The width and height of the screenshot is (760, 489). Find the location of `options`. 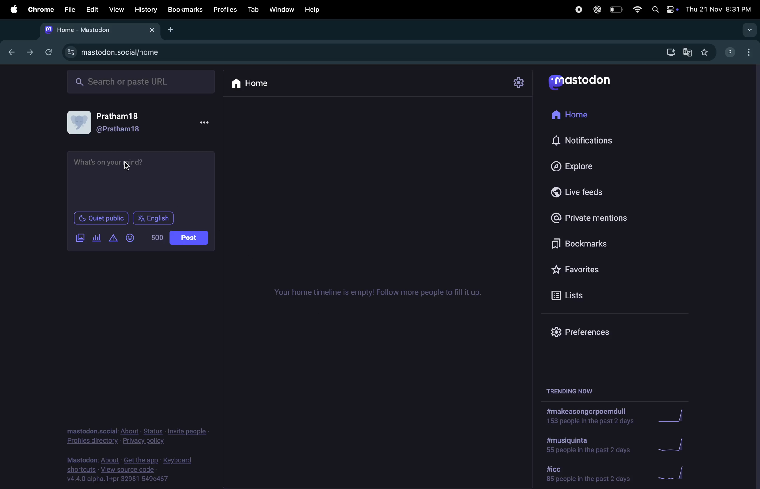

options is located at coordinates (751, 53).